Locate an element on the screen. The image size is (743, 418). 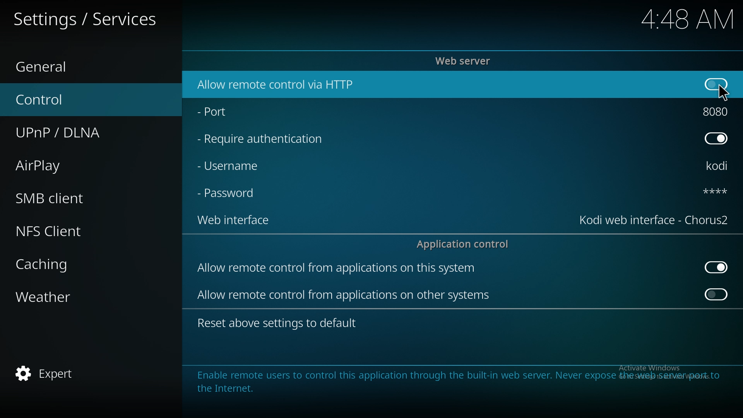
kodi web interface is located at coordinates (654, 220).